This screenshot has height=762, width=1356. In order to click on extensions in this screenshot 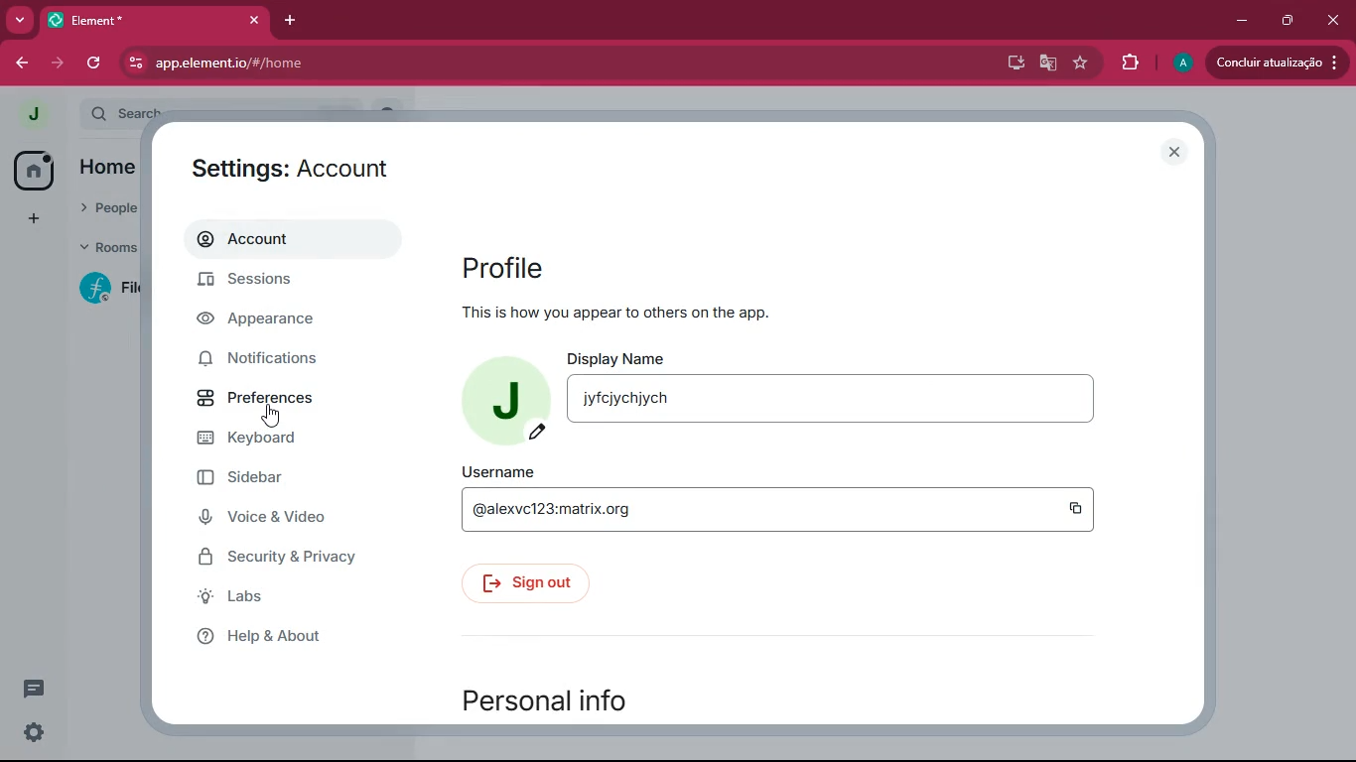, I will do `click(1132, 63)`.